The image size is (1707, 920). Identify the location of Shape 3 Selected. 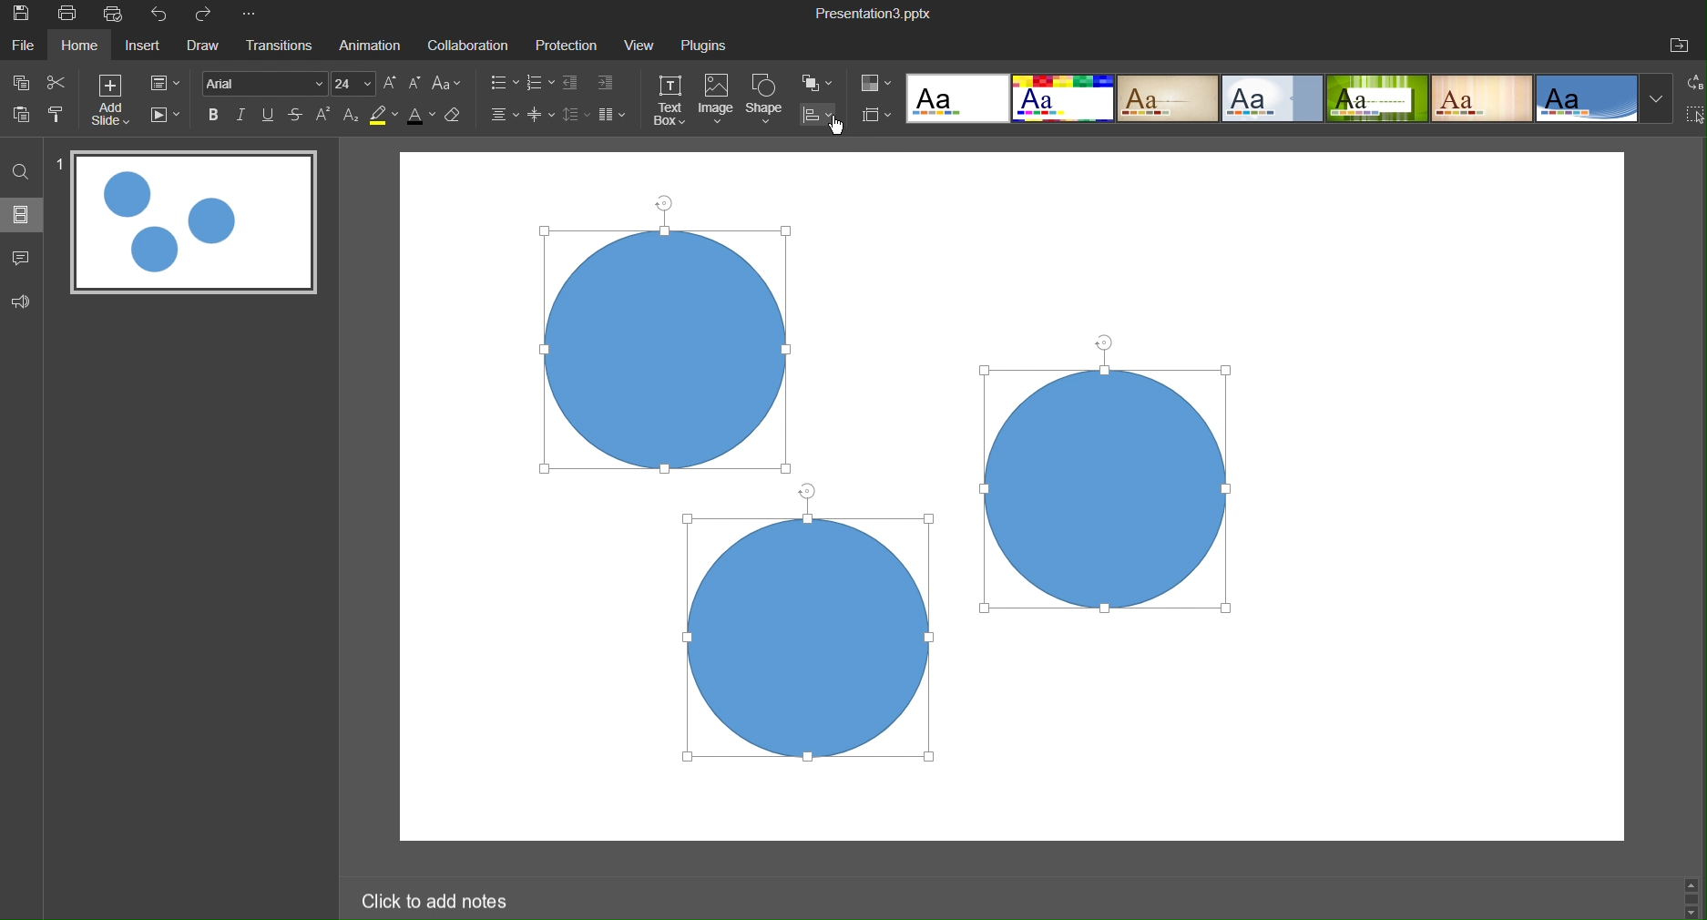
(814, 640).